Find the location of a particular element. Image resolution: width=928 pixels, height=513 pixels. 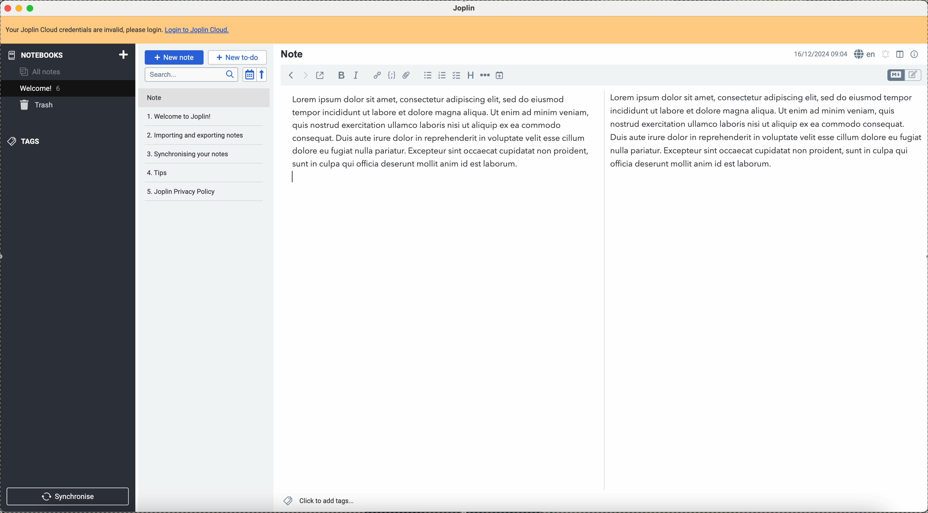

heading is located at coordinates (470, 76).